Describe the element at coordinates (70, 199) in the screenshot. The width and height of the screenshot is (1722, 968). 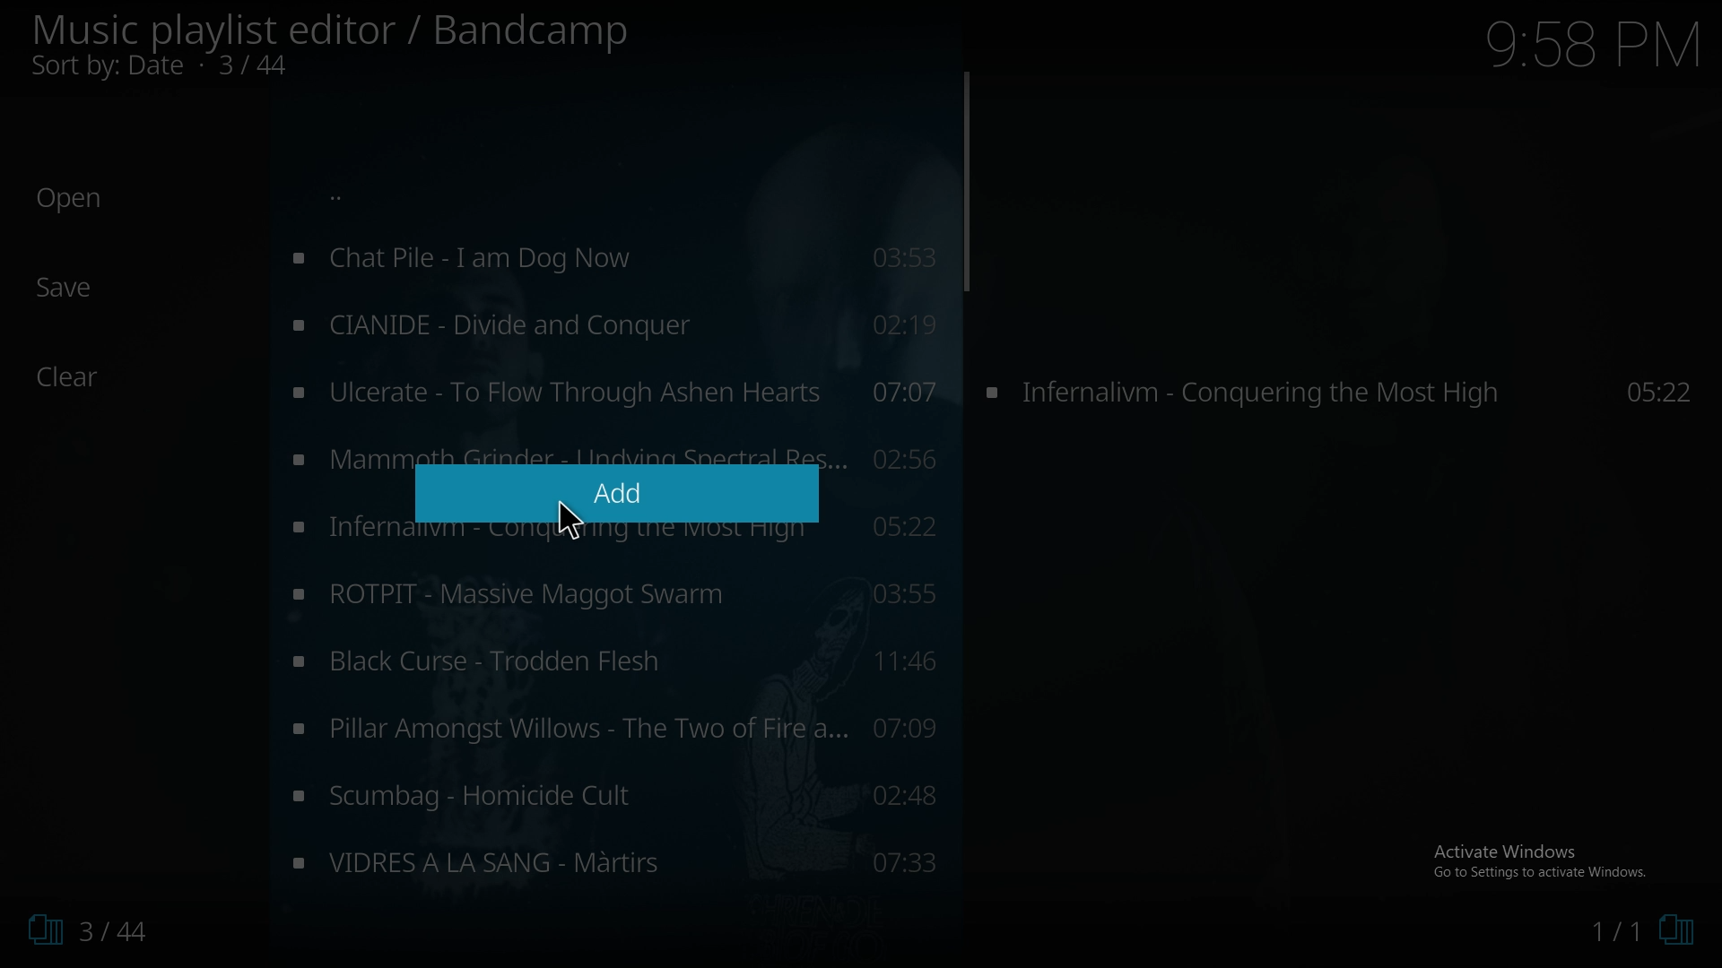
I see `Open` at that location.